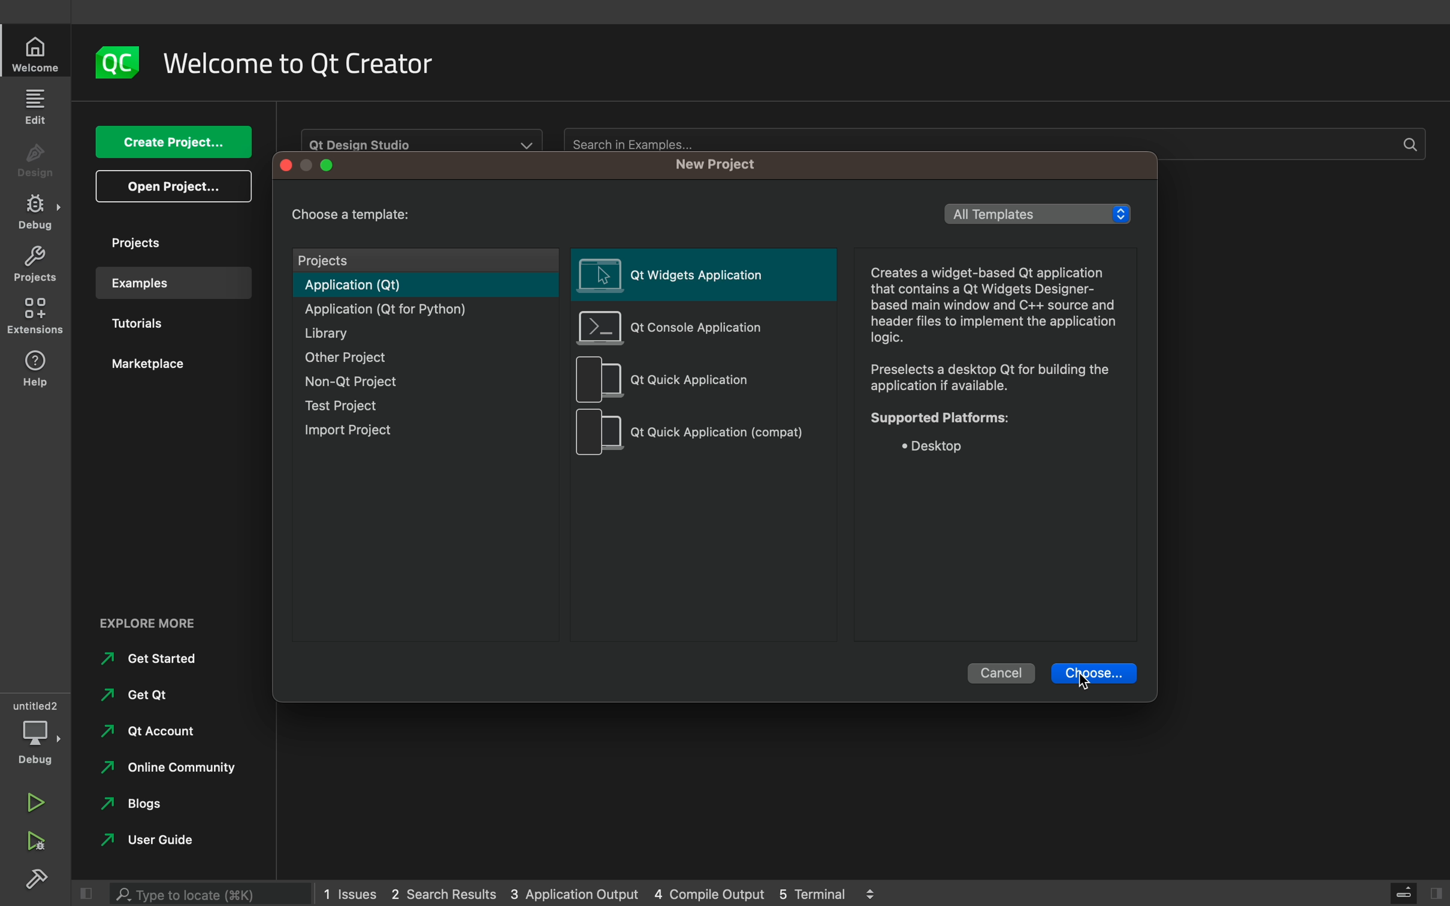 The width and height of the screenshot is (1450, 906). What do you see at coordinates (727, 165) in the screenshot?
I see `new project` at bounding box center [727, 165].